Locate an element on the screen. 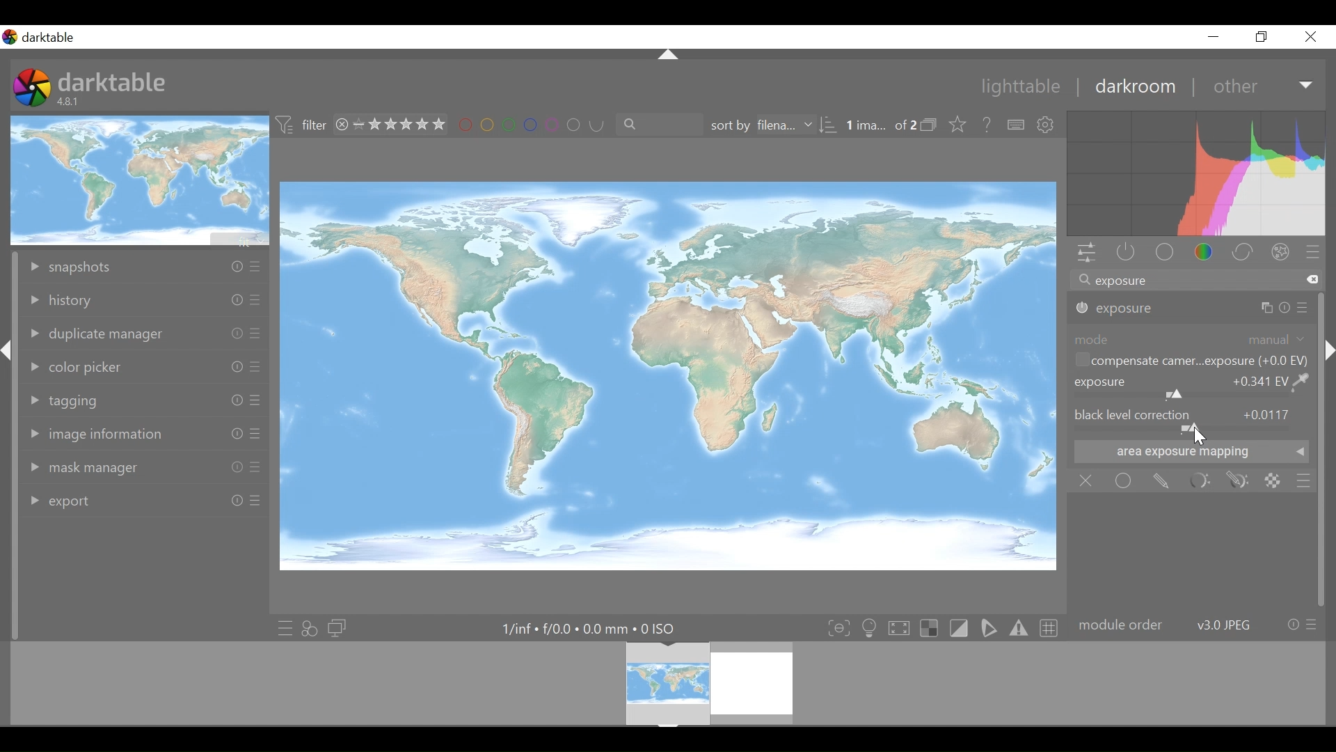  hide is located at coordinates (10, 354).